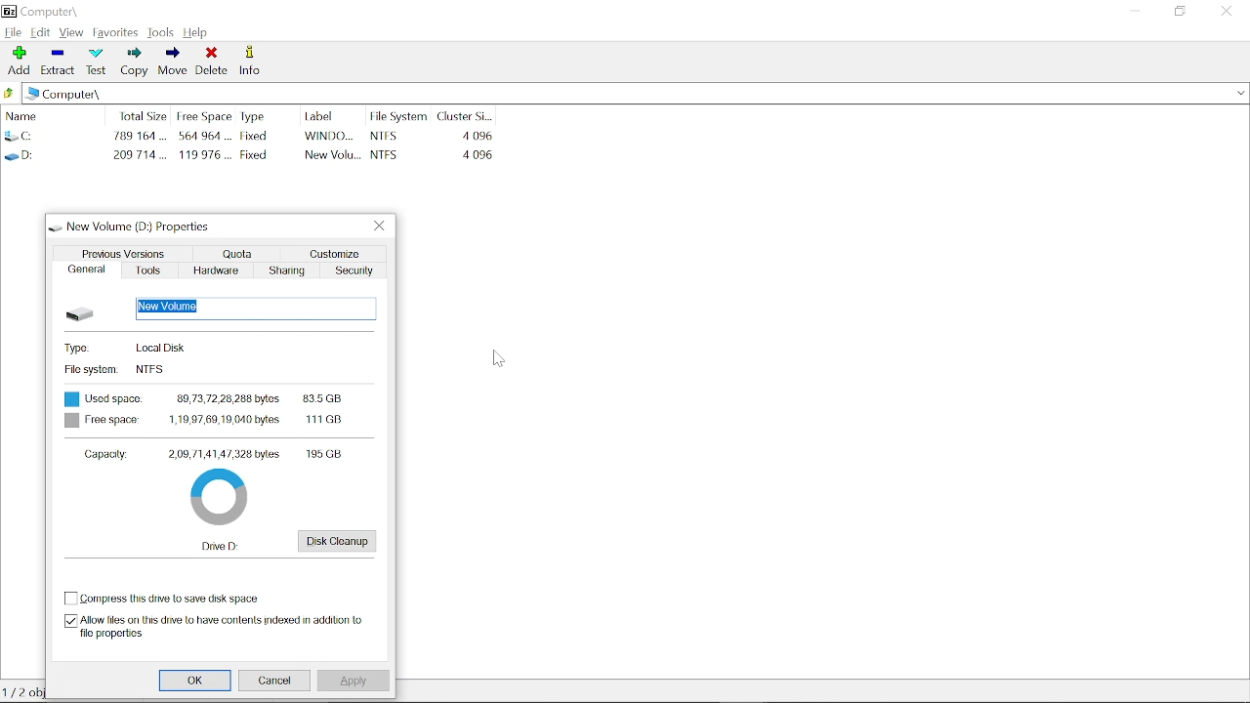 This screenshot has width=1250, height=703. I want to click on Computer\, so click(50, 12).